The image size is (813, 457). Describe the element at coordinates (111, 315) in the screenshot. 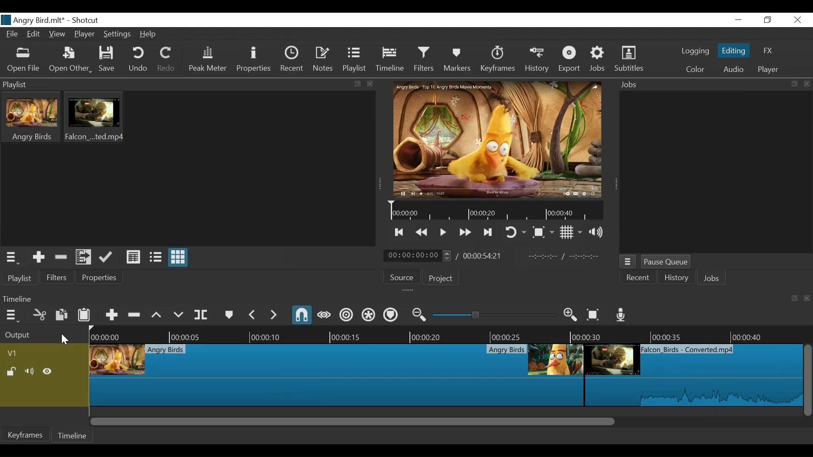

I see `Append` at that location.